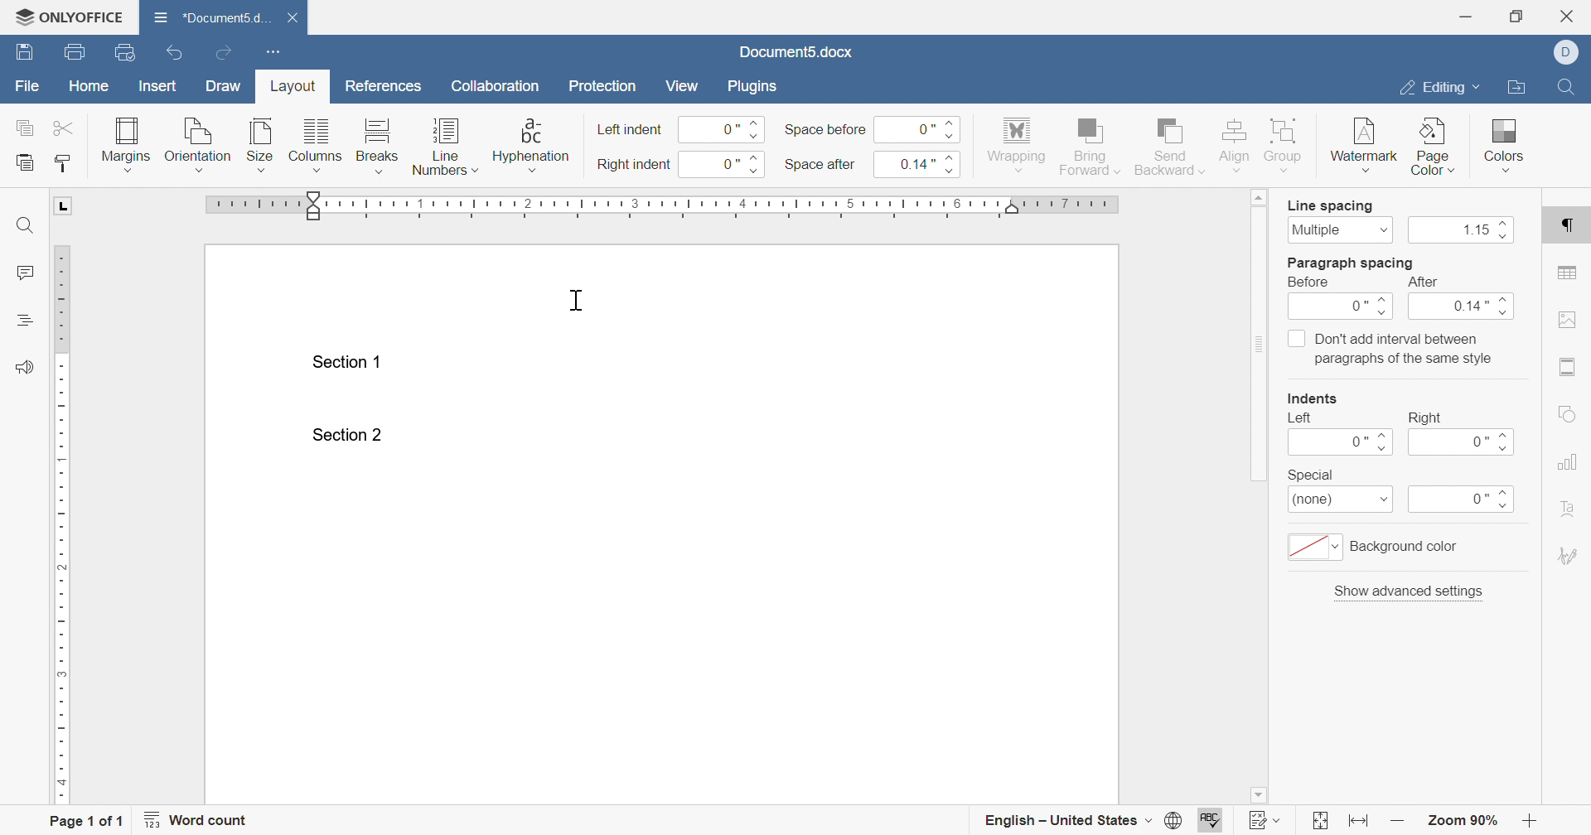 This screenshot has height=835, width=1591. What do you see at coordinates (378, 145) in the screenshot?
I see `breaks` at bounding box center [378, 145].